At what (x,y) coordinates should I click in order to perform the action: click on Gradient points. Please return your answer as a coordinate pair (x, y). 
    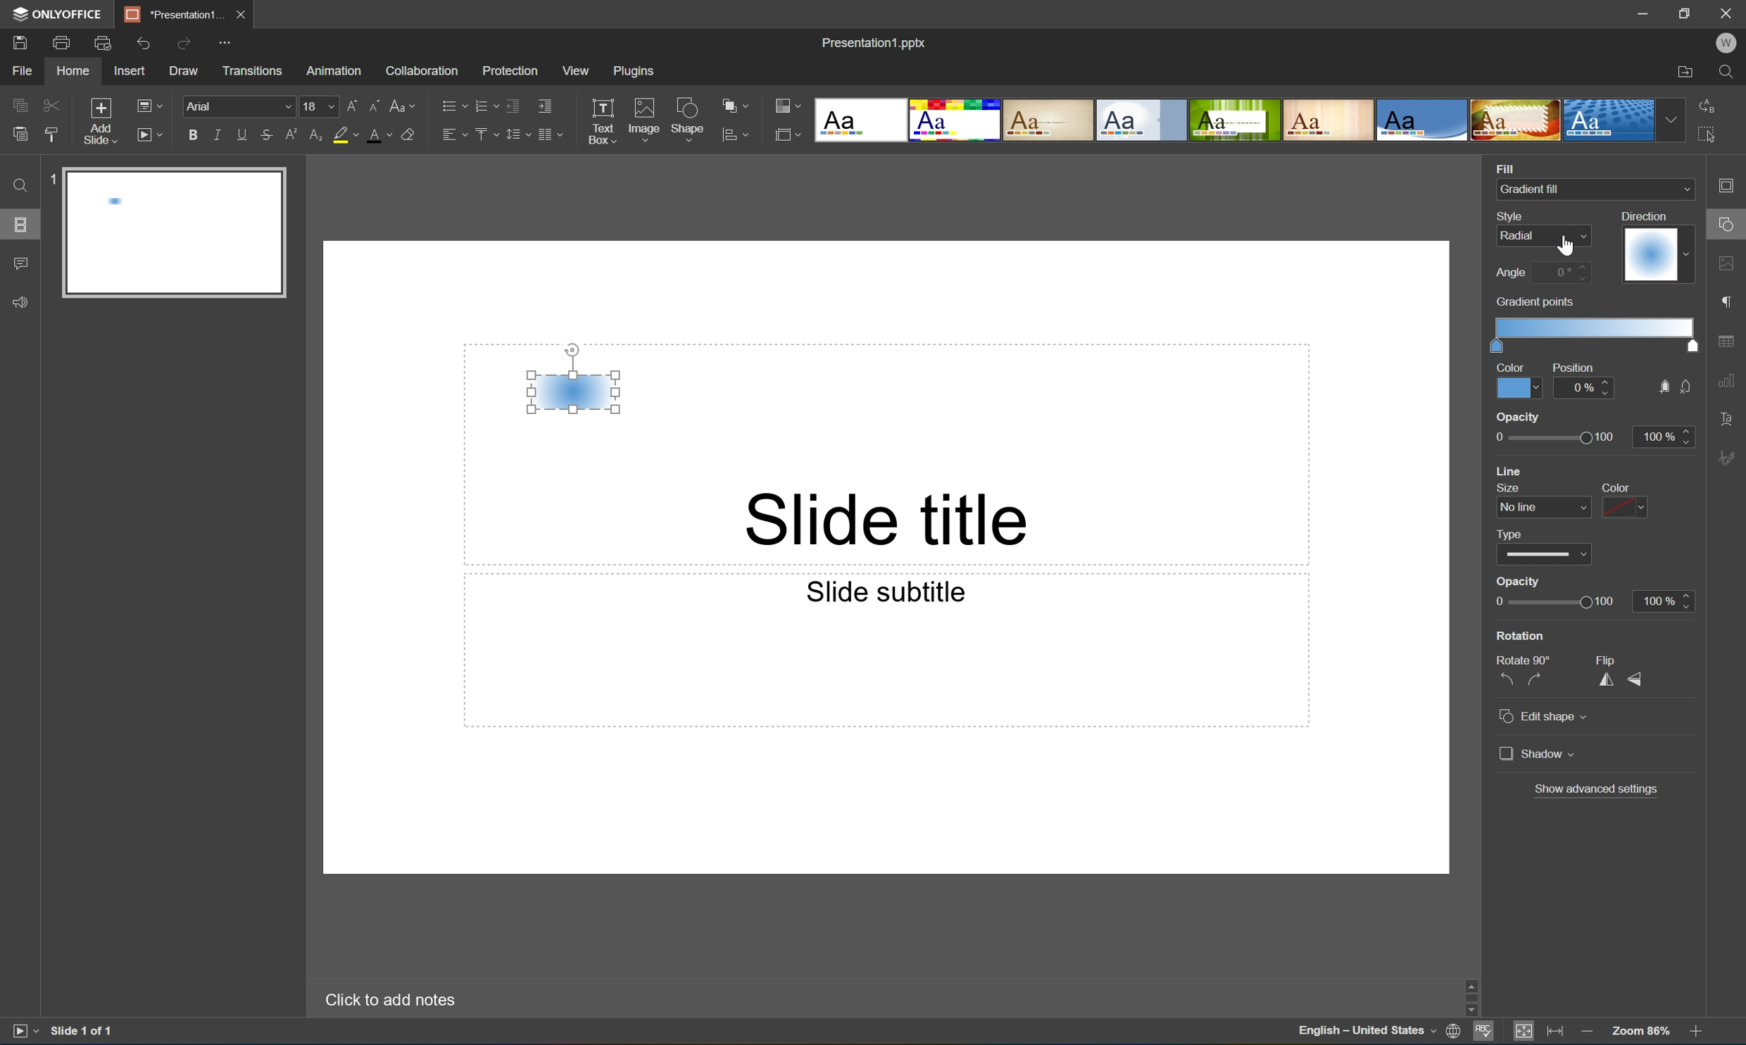
    Looking at the image, I should click on (1535, 300).